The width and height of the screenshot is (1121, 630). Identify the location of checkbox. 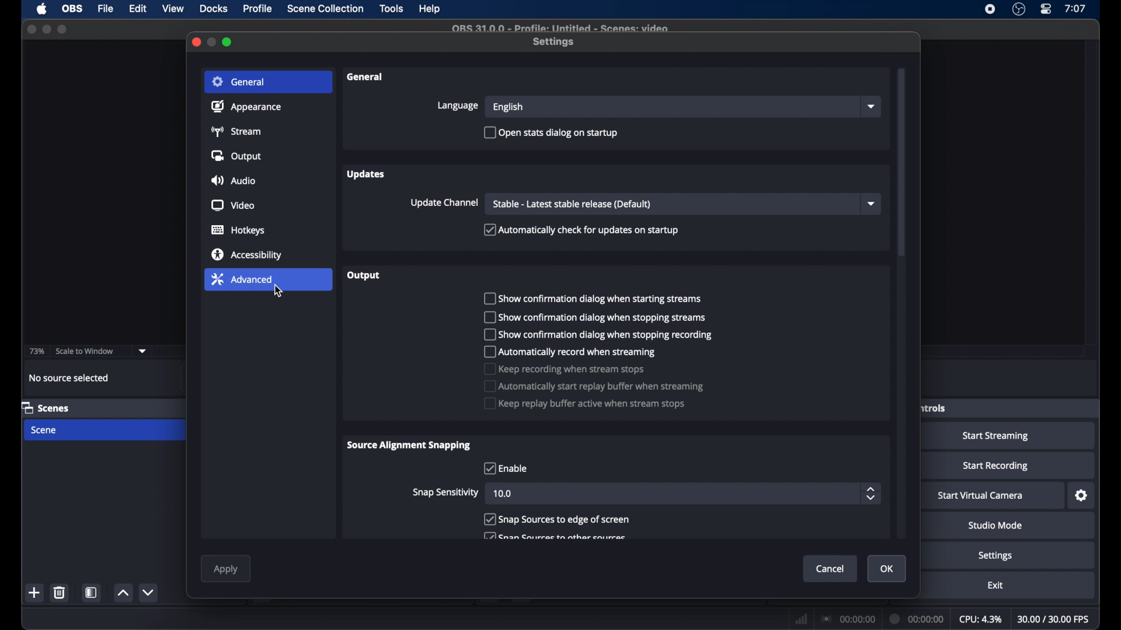
(581, 230).